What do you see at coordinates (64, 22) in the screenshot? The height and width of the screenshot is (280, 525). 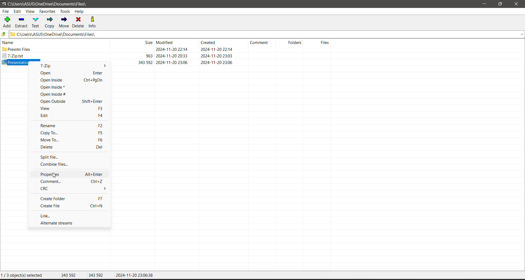 I see `Move` at bounding box center [64, 22].